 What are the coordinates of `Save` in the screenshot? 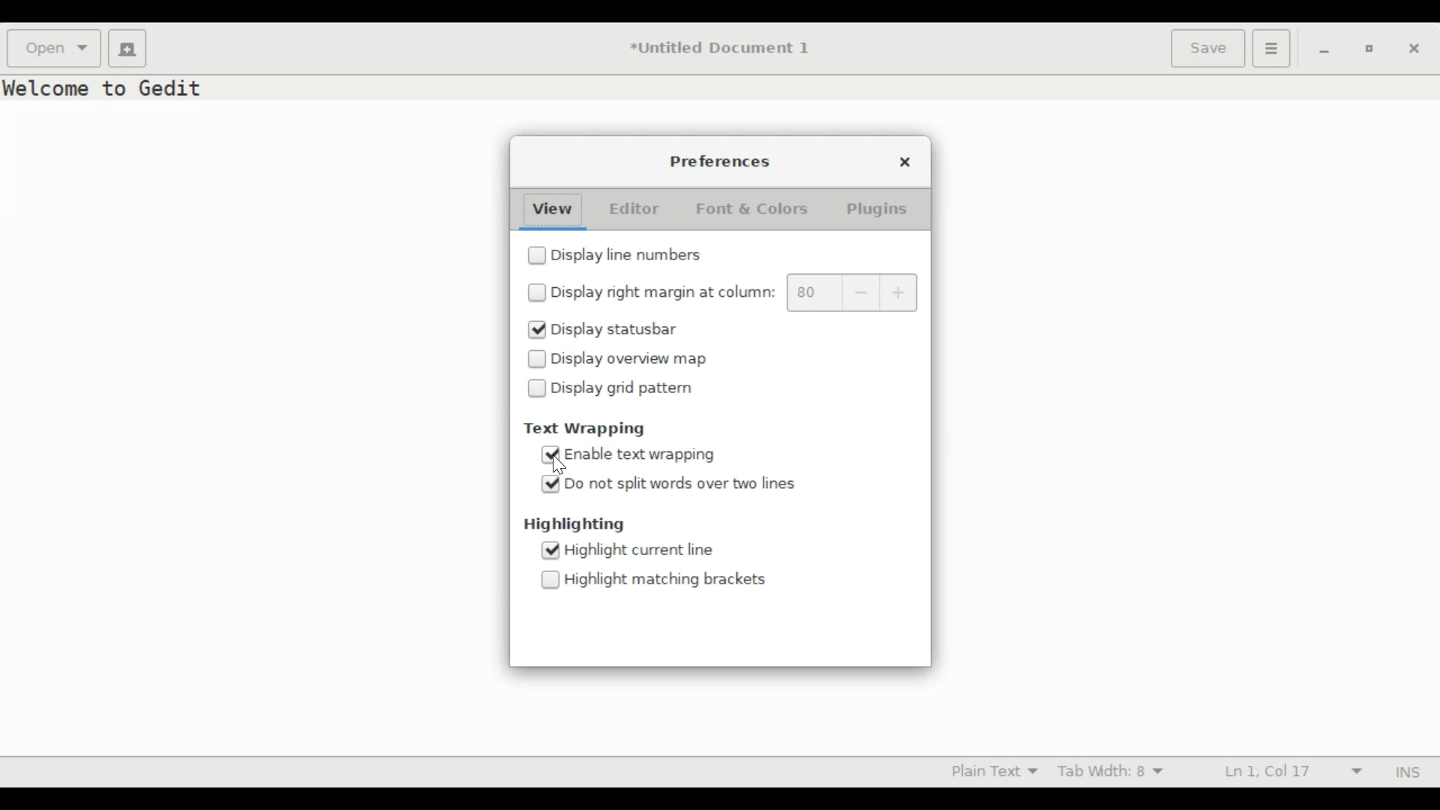 It's located at (1209, 49).